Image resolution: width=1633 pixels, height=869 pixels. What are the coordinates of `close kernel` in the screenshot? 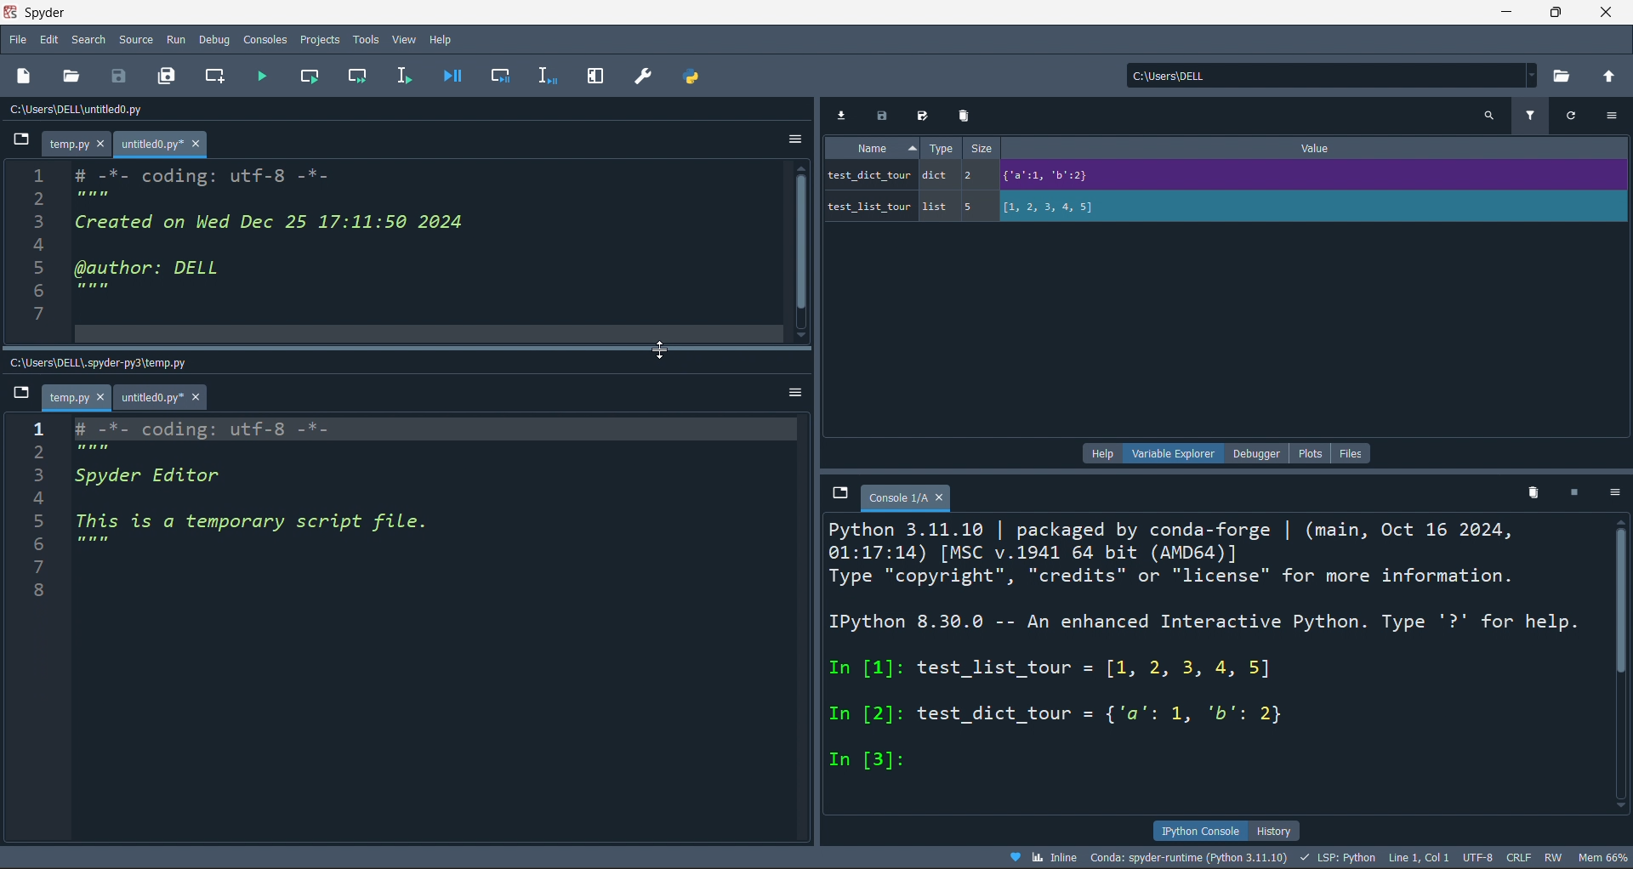 It's located at (1573, 496).